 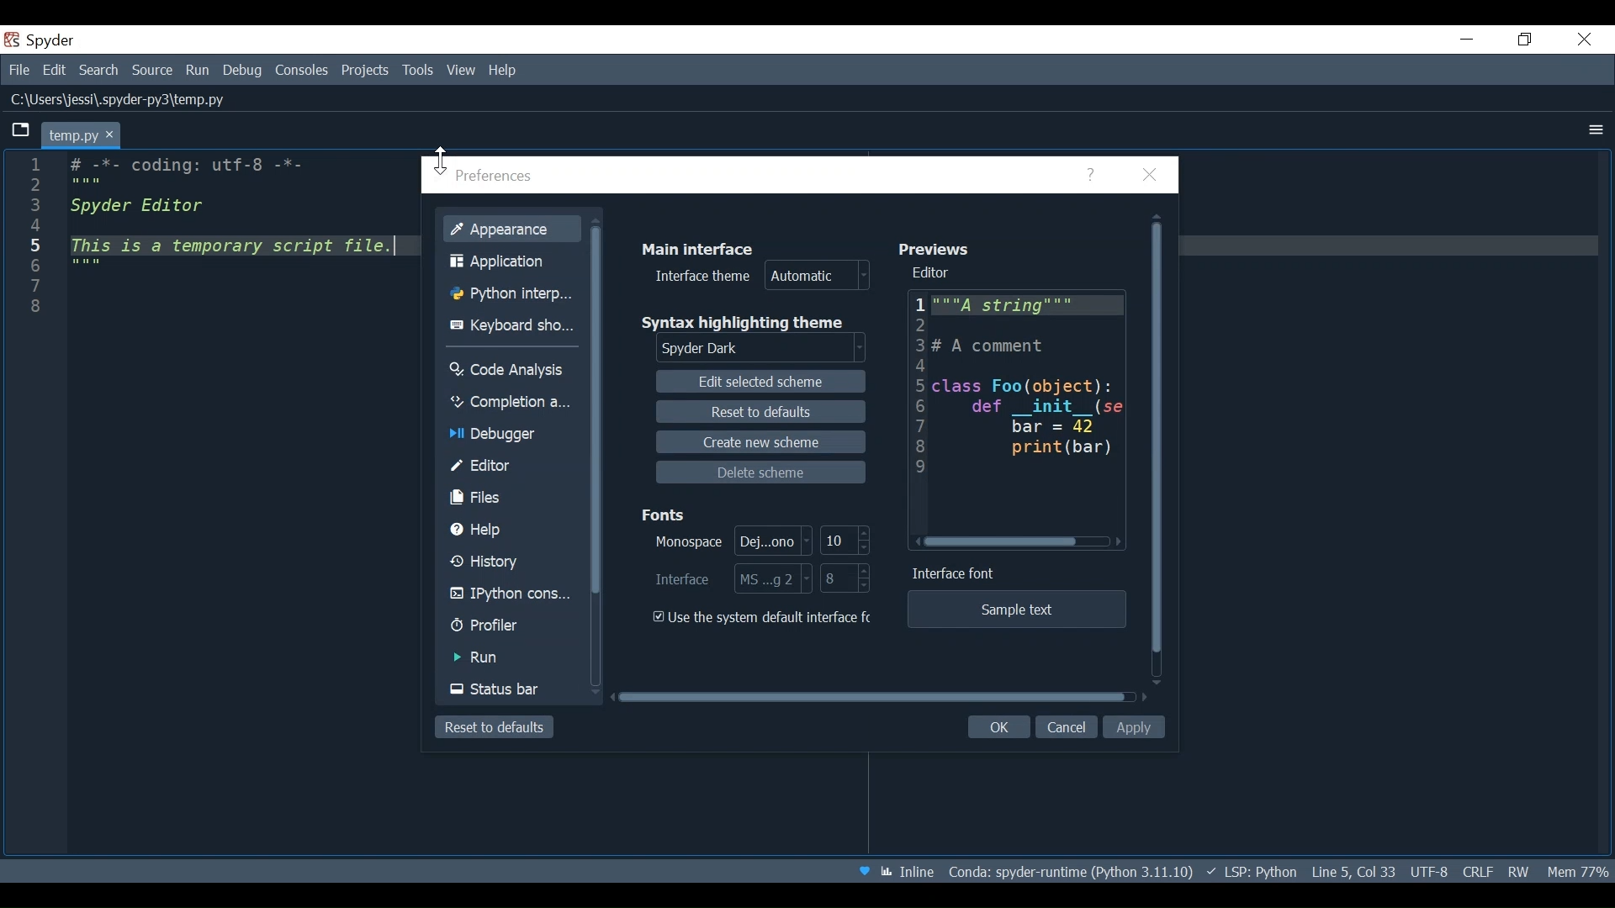 What do you see at coordinates (910, 870) in the screenshot?
I see `Toggle between inline and interactive Matplotlib plotting` at bounding box center [910, 870].